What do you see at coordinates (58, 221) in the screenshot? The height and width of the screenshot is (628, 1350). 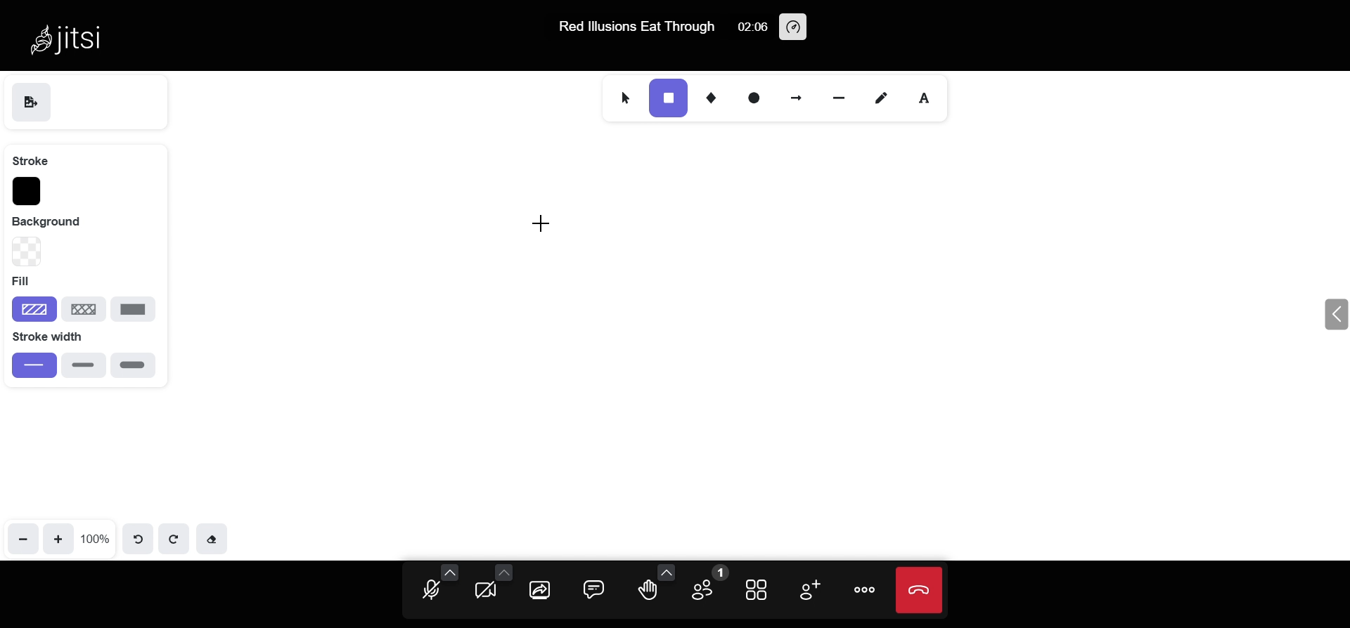 I see `background` at bounding box center [58, 221].